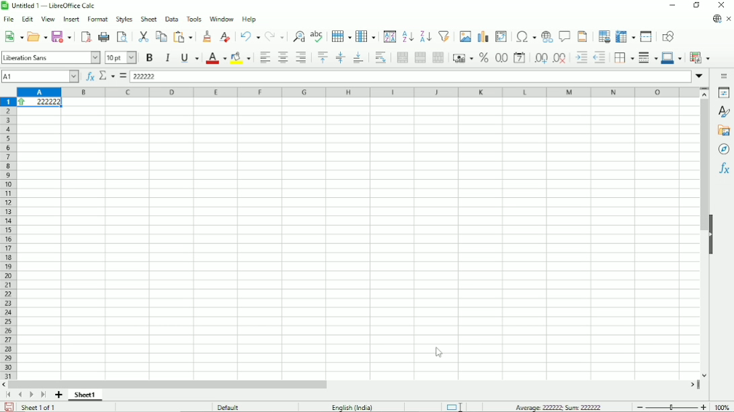 Image resolution: width=734 pixels, height=412 pixels. What do you see at coordinates (724, 169) in the screenshot?
I see `Functions` at bounding box center [724, 169].